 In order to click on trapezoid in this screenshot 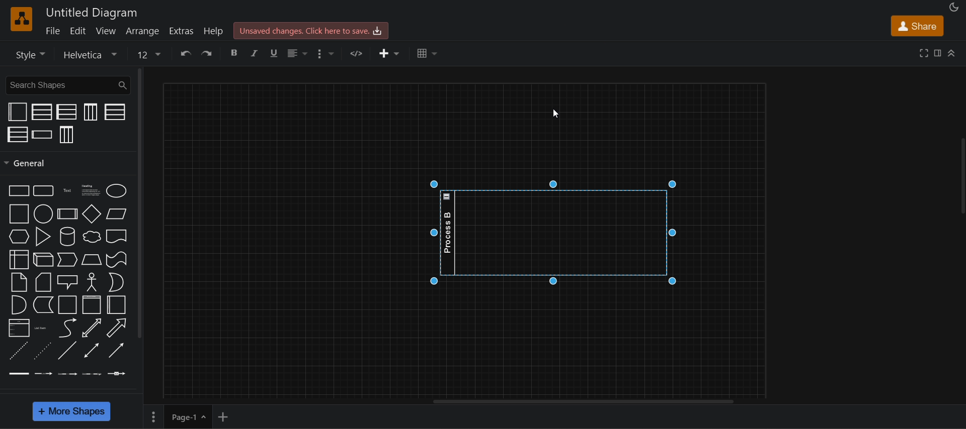, I will do `click(92, 259)`.